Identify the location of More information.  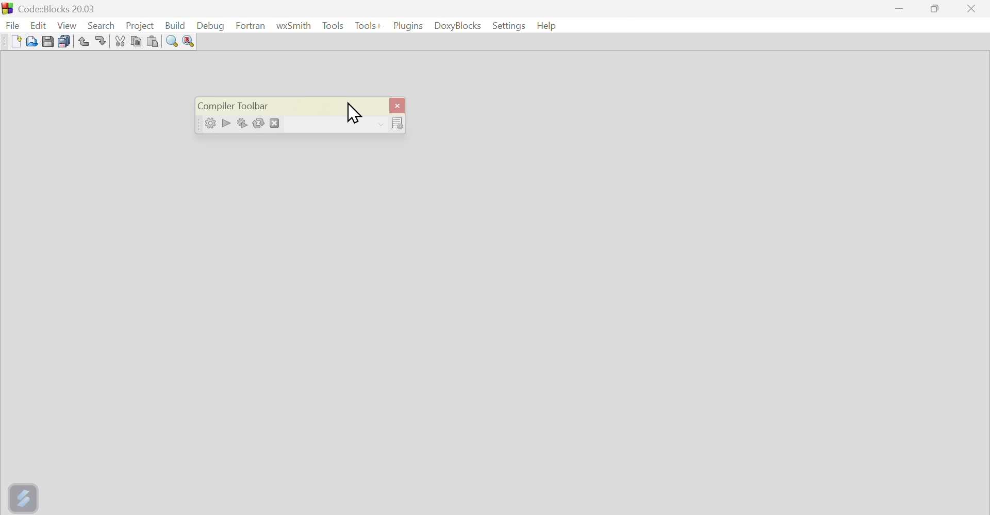
(391, 123).